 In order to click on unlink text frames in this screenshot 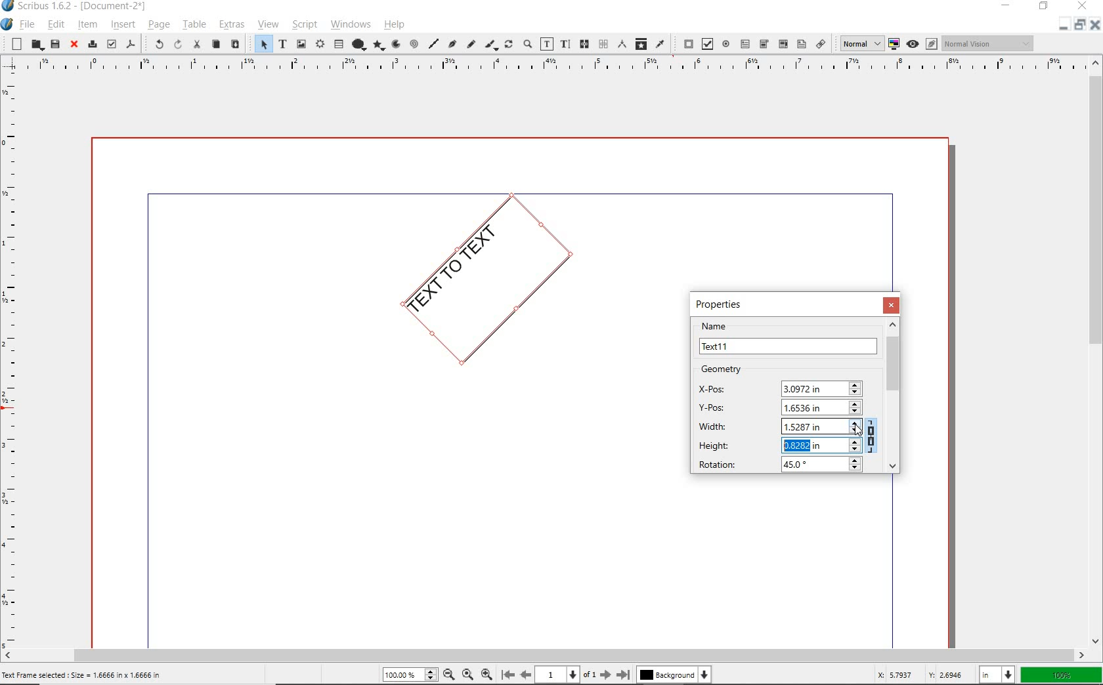, I will do `click(603, 45)`.